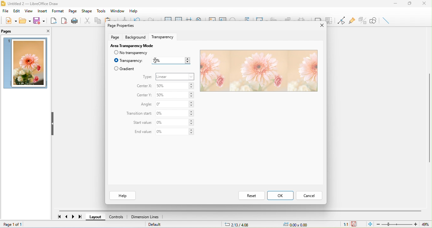  What do you see at coordinates (340, 21) in the screenshot?
I see `toggle point edit mode` at bounding box center [340, 21].